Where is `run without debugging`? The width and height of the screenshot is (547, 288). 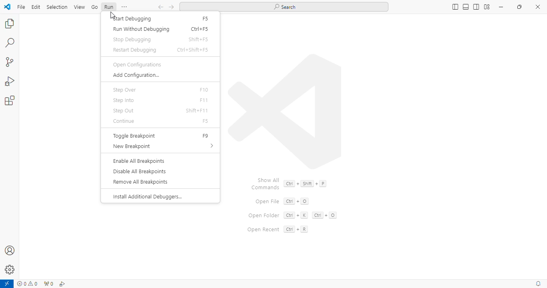 run without debugging is located at coordinates (141, 30).